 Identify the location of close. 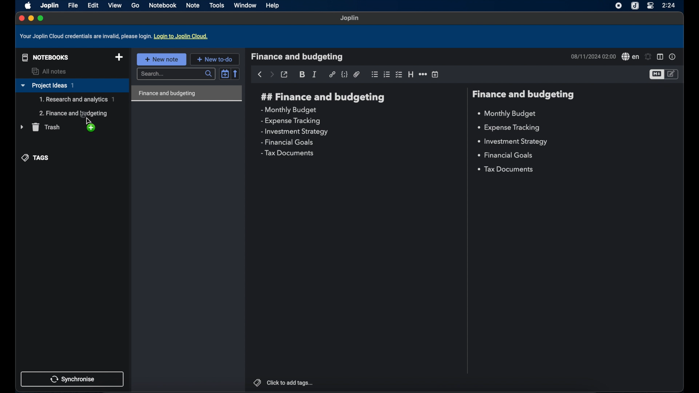
(21, 18).